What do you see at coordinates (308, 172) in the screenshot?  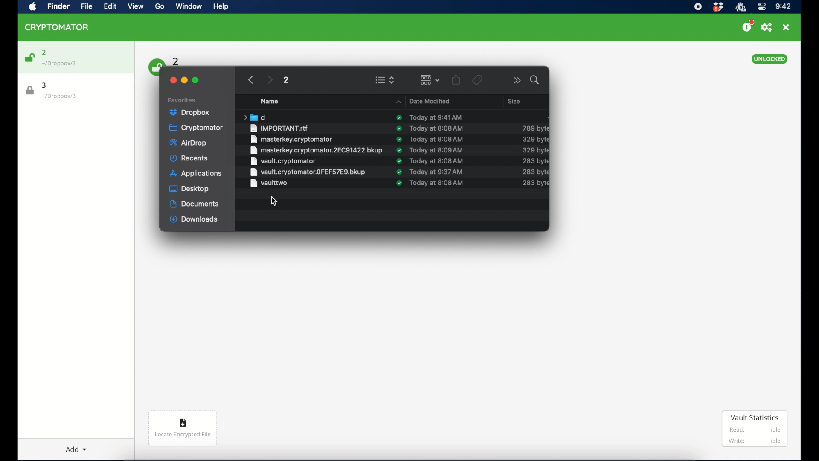 I see `vault` at bounding box center [308, 172].